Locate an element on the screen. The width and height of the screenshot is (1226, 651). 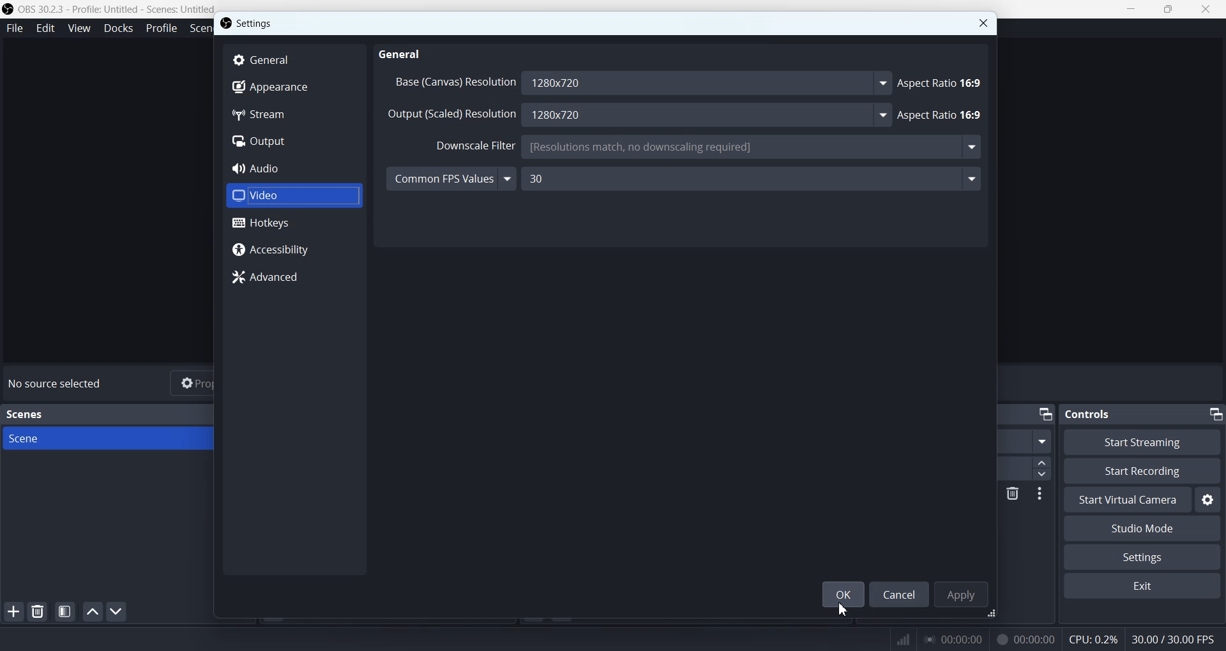
Output is located at coordinates (292, 140).